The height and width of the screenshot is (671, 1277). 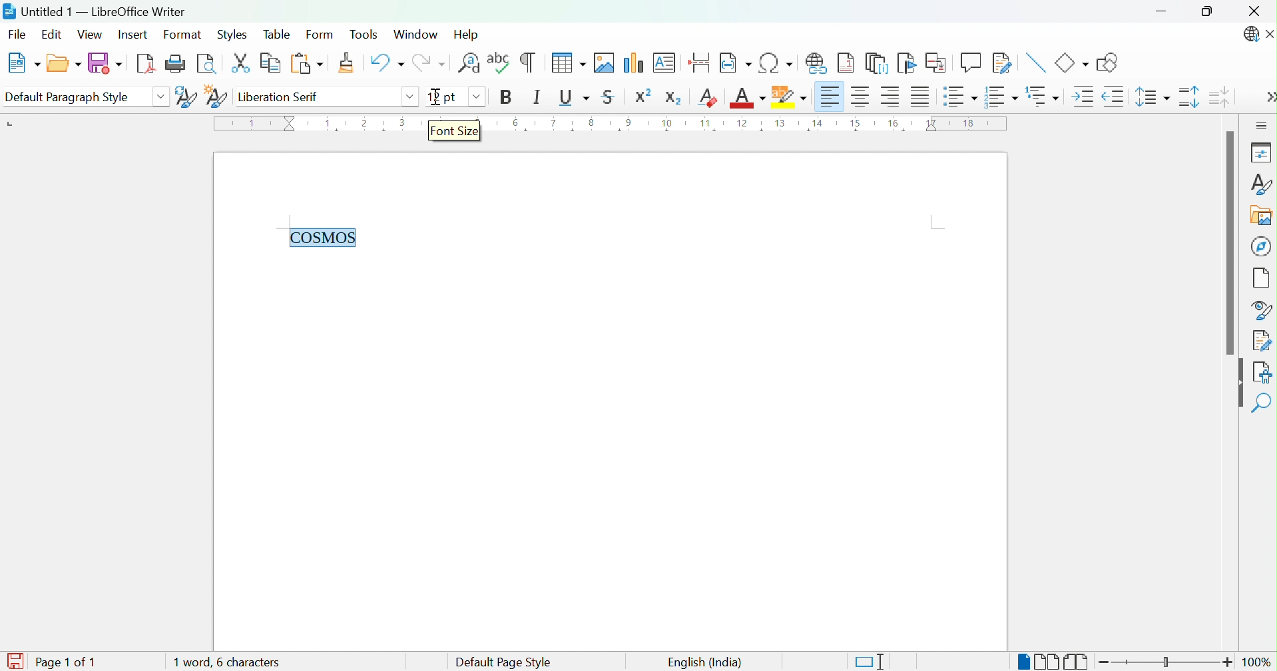 What do you see at coordinates (920, 98) in the screenshot?
I see `Justified` at bounding box center [920, 98].